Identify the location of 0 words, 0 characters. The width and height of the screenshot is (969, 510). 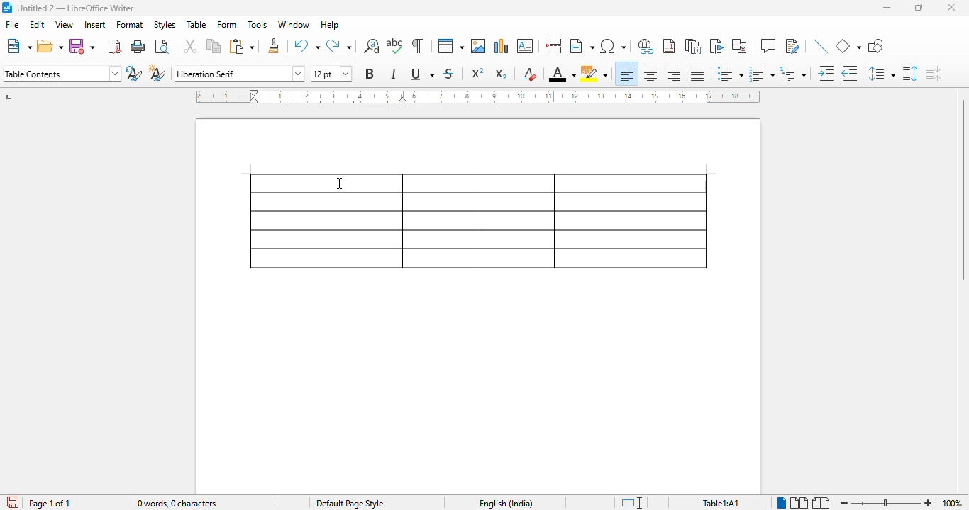
(176, 502).